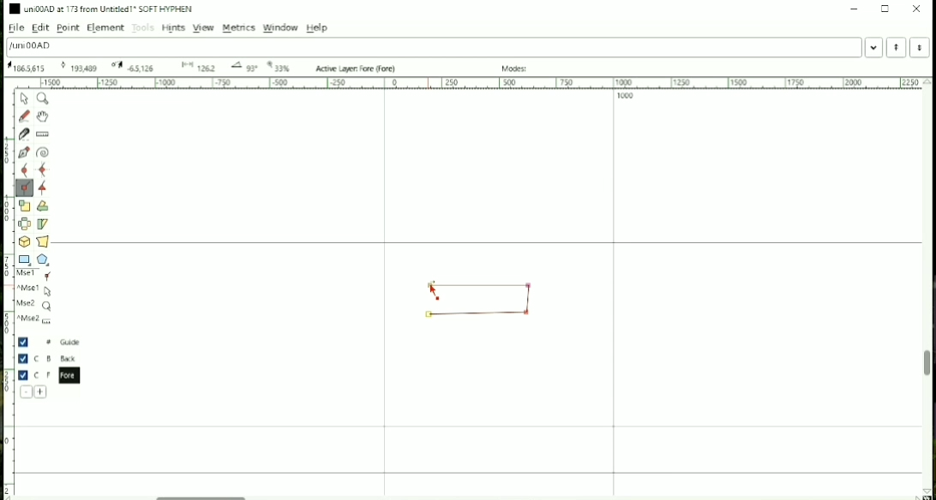 The height and width of the screenshot is (500, 936). What do you see at coordinates (477, 317) in the screenshot?
I see `Line` at bounding box center [477, 317].